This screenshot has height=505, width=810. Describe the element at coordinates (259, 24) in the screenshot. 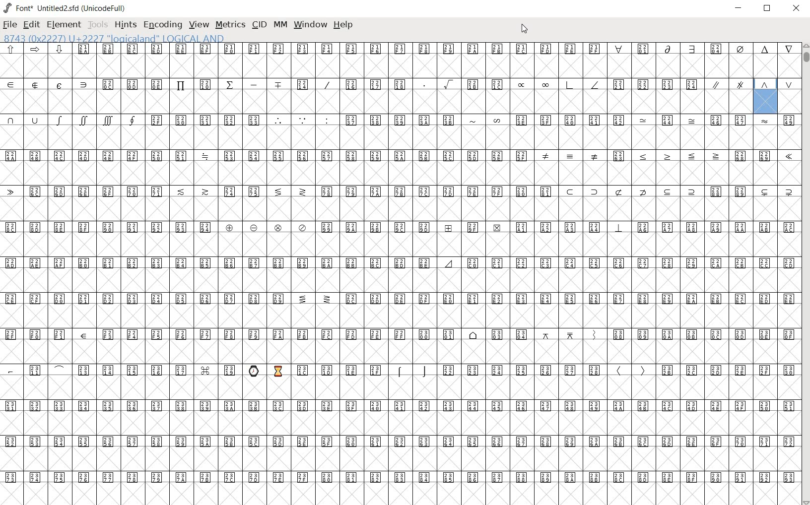

I see `cid` at that location.